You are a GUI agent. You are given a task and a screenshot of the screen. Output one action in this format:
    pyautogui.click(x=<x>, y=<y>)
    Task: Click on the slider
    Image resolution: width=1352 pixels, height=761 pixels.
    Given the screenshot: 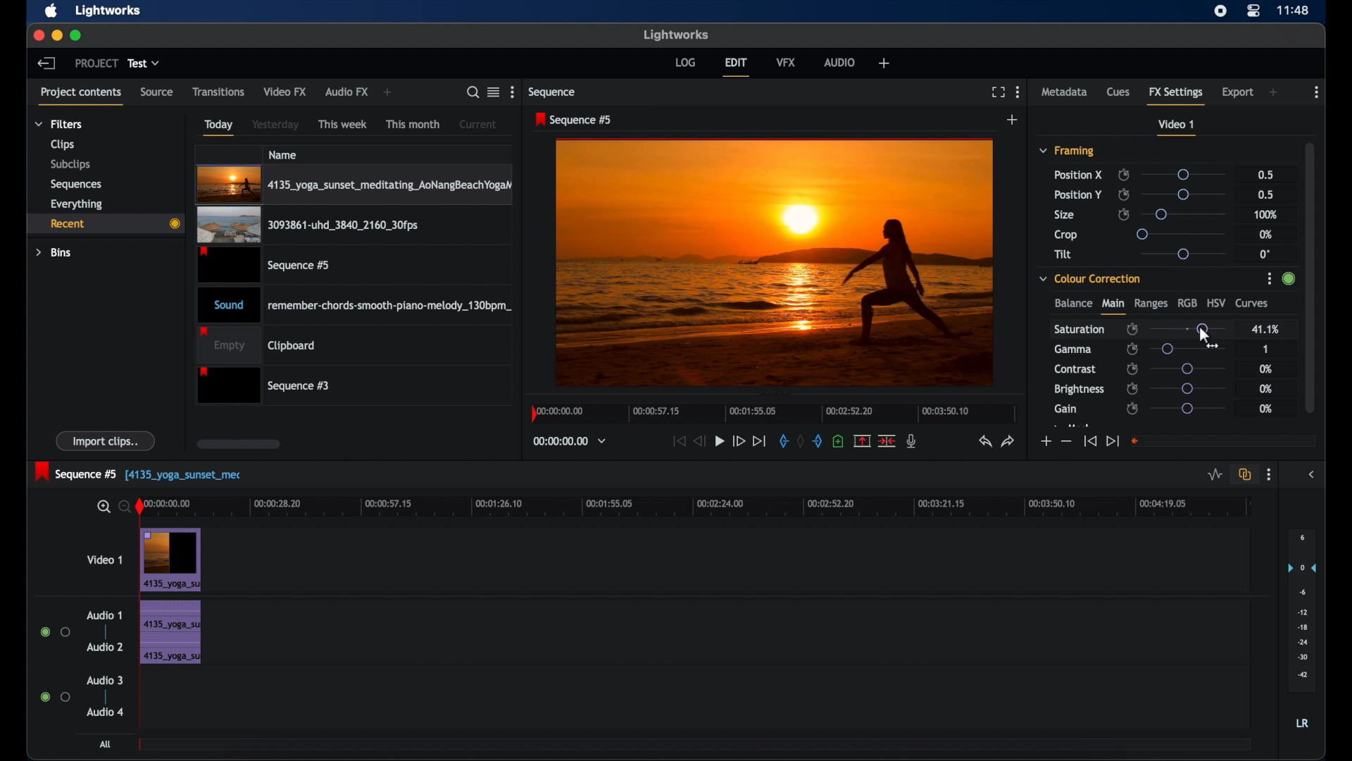 What is the action you would take?
    pyautogui.click(x=1182, y=174)
    